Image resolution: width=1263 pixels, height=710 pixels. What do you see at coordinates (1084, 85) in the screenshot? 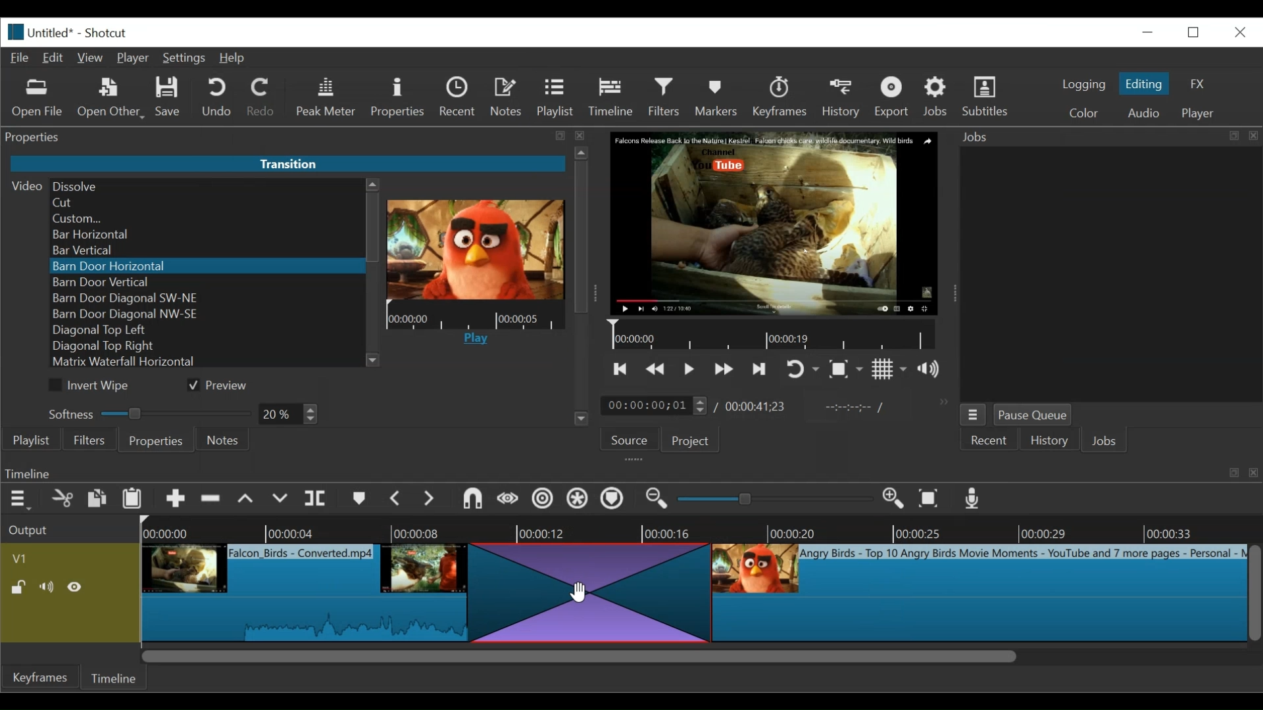
I see `logging` at bounding box center [1084, 85].